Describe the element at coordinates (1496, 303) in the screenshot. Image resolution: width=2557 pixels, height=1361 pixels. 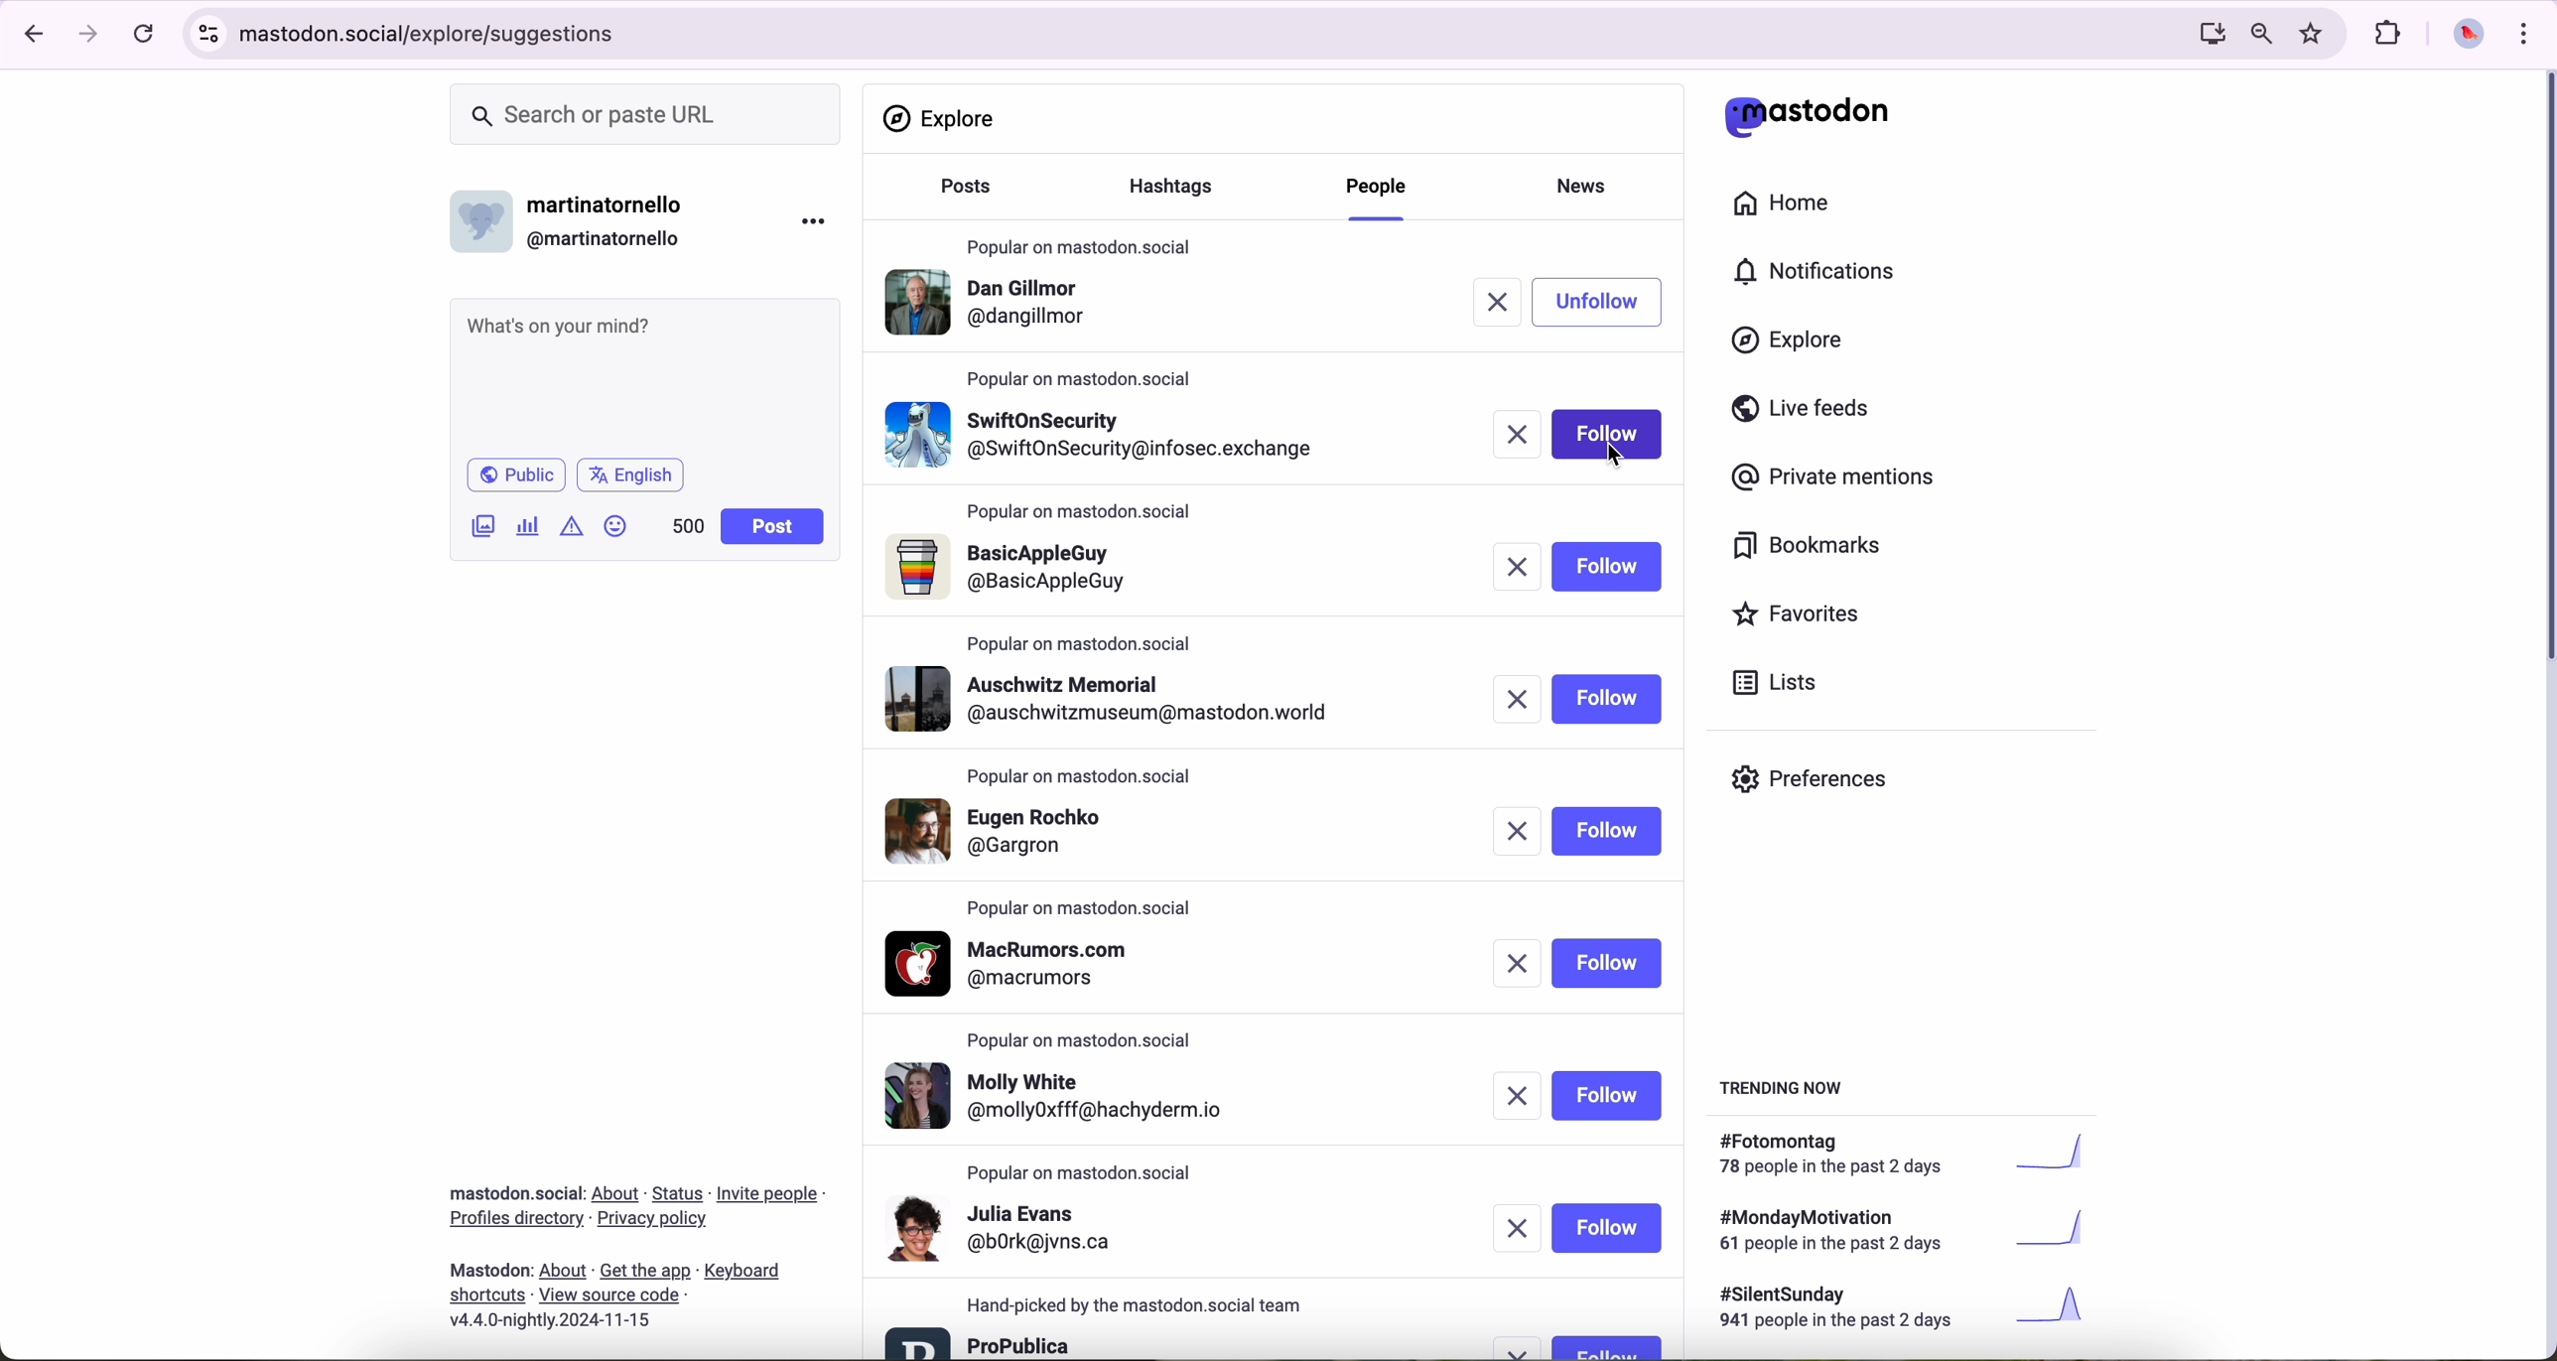
I see `remove` at that location.